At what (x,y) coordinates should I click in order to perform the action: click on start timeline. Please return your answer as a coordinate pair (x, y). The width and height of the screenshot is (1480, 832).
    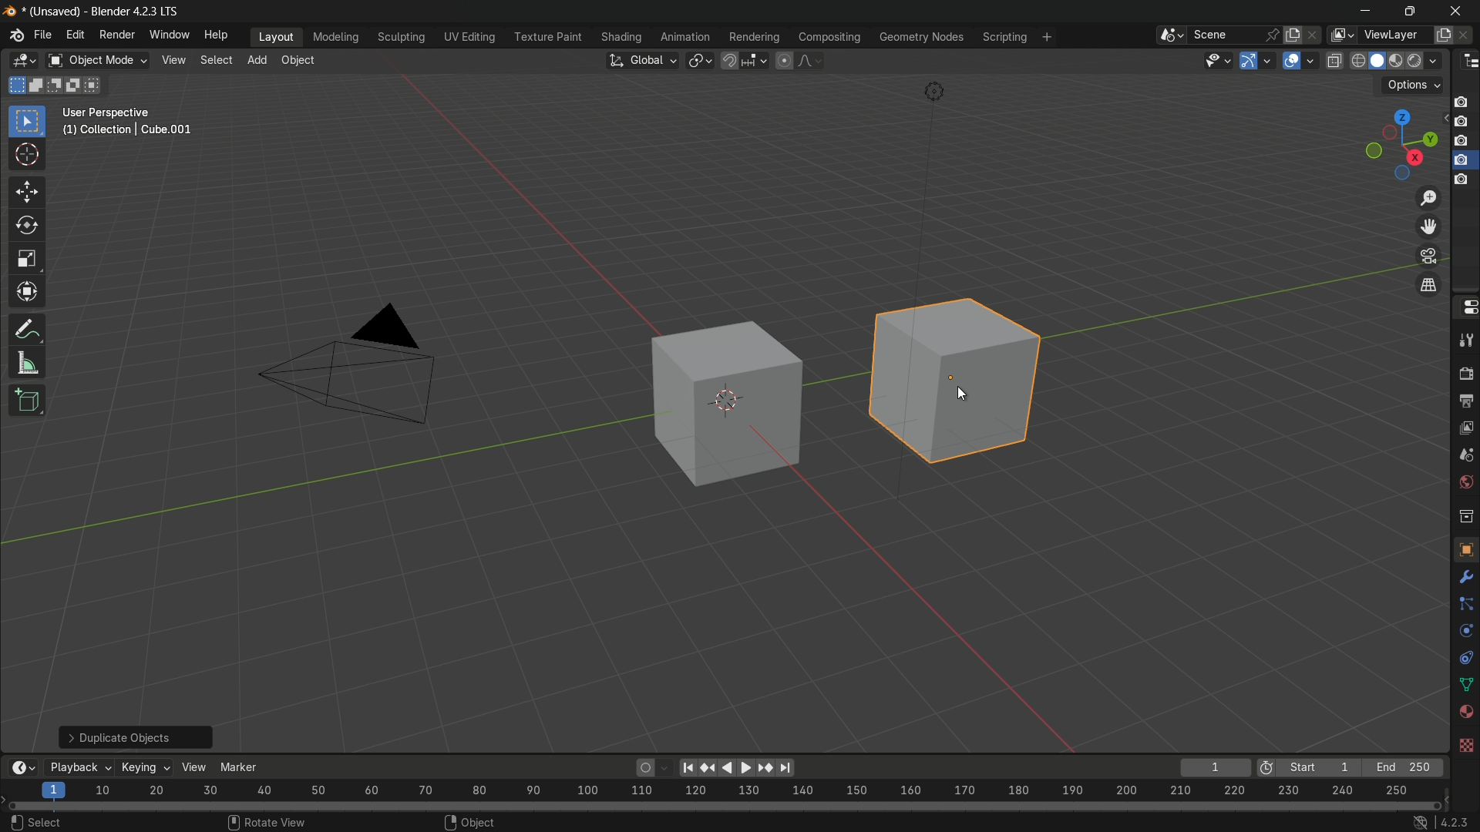
    Looking at the image, I should click on (1319, 768).